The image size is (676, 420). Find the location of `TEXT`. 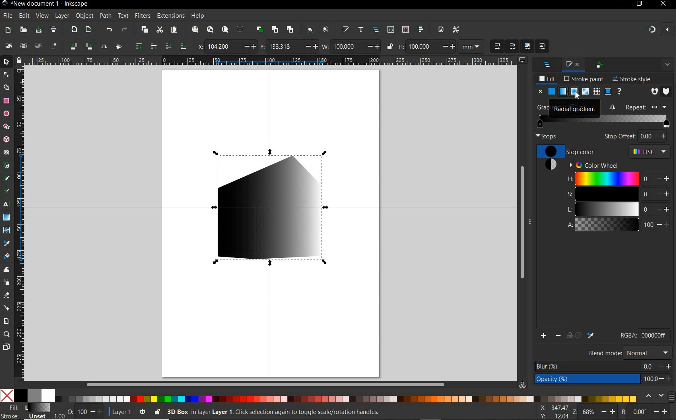

TEXT is located at coordinates (123, 15).